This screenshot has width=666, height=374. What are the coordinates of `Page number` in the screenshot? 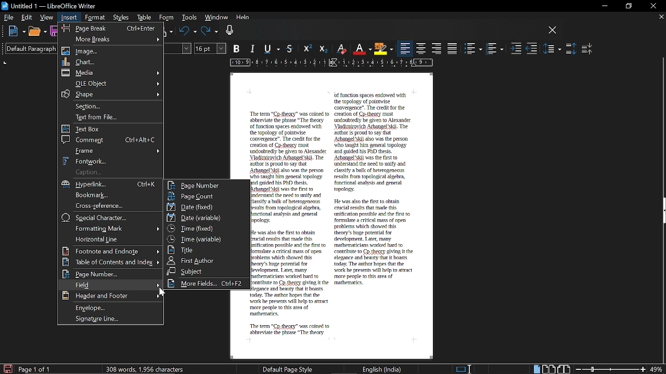 It's located at (207, 185).